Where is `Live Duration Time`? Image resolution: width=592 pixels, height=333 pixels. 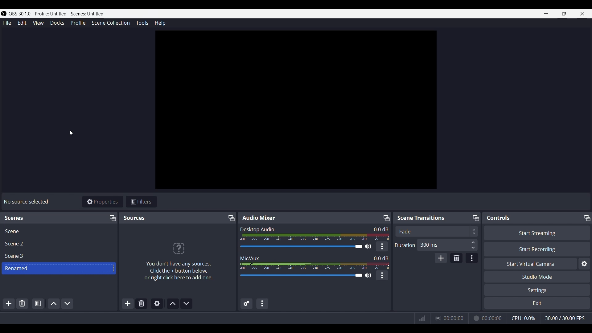 Live Duration Time is located at coordinates (454, 318).